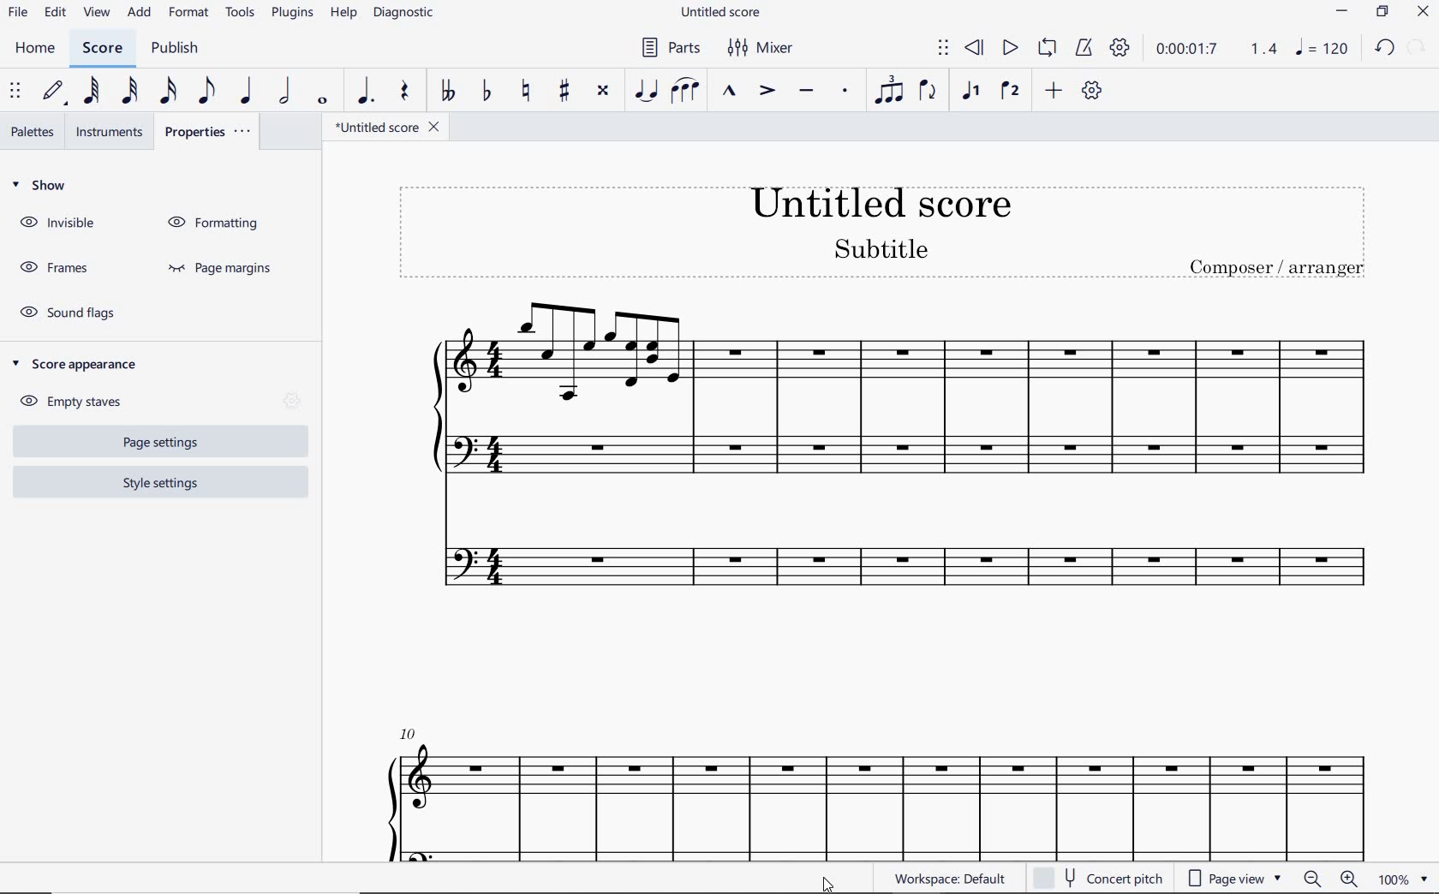 The width and height of the screenshot is (1439, 894). Describe the element at coordinates (367, 90) in the screenshot. I see `AUGMENTATION DOT` at that location.